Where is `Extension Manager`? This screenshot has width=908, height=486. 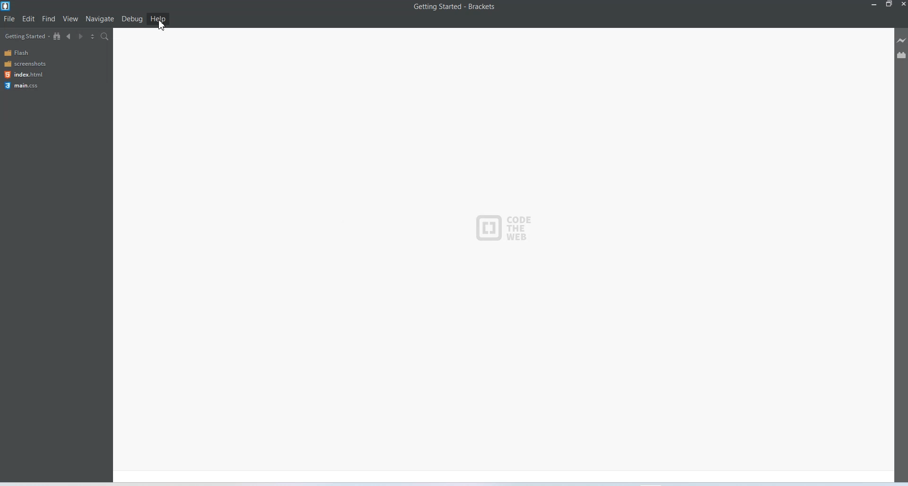 Extension Manager is located at coordinates (902, 55).